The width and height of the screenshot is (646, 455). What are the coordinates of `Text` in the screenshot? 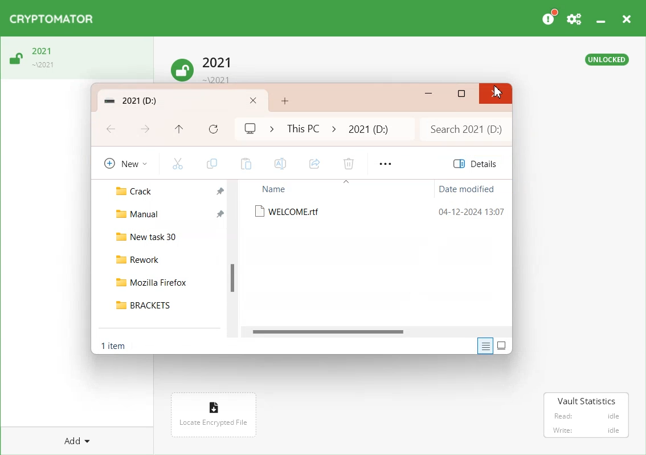 It's located at (113, 345).